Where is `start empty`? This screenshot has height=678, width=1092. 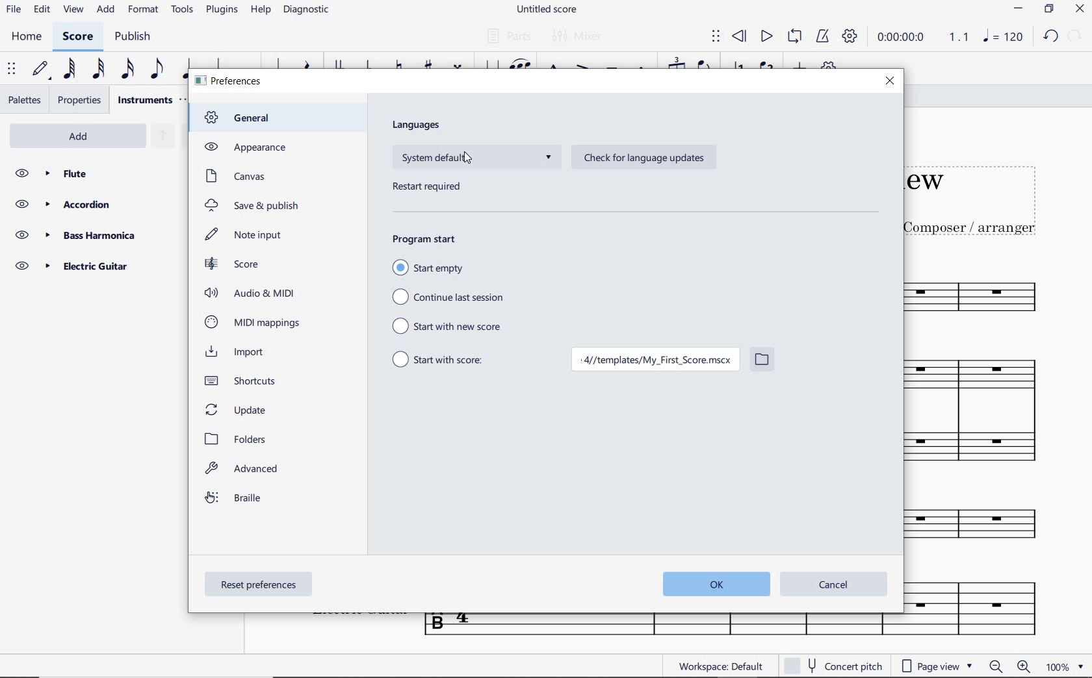 start empty is located at coordinates (428, 268).